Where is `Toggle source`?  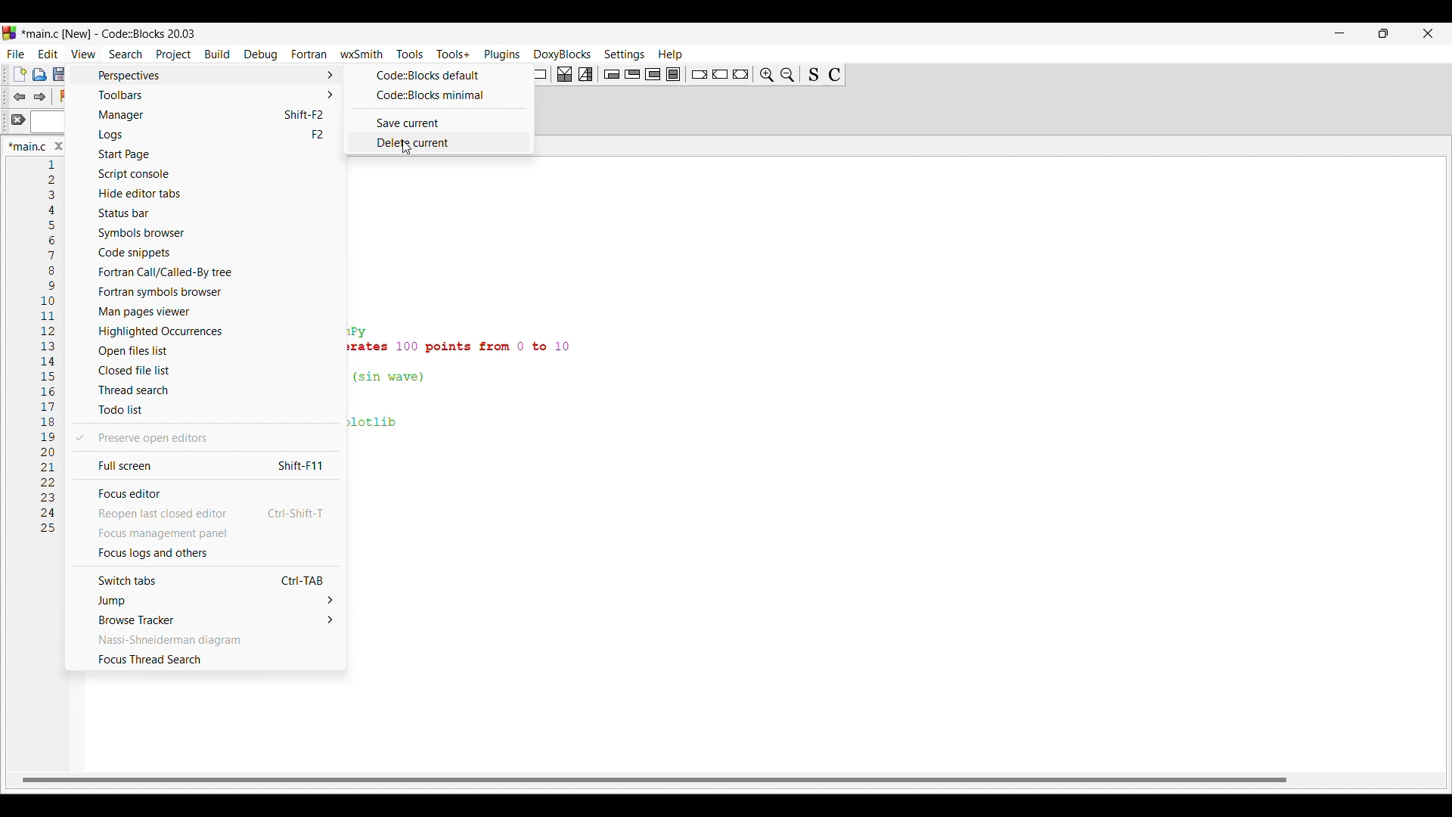 Toggle source is located at coordinates (814, 74).